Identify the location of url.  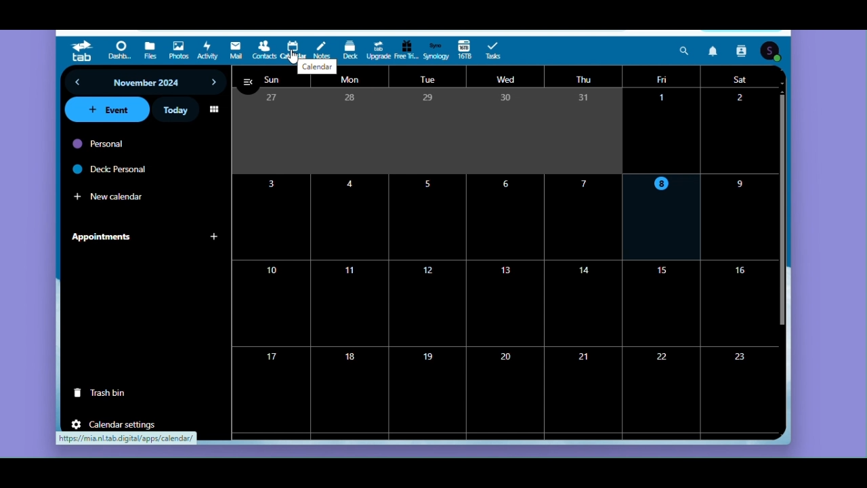
(207, 1073).